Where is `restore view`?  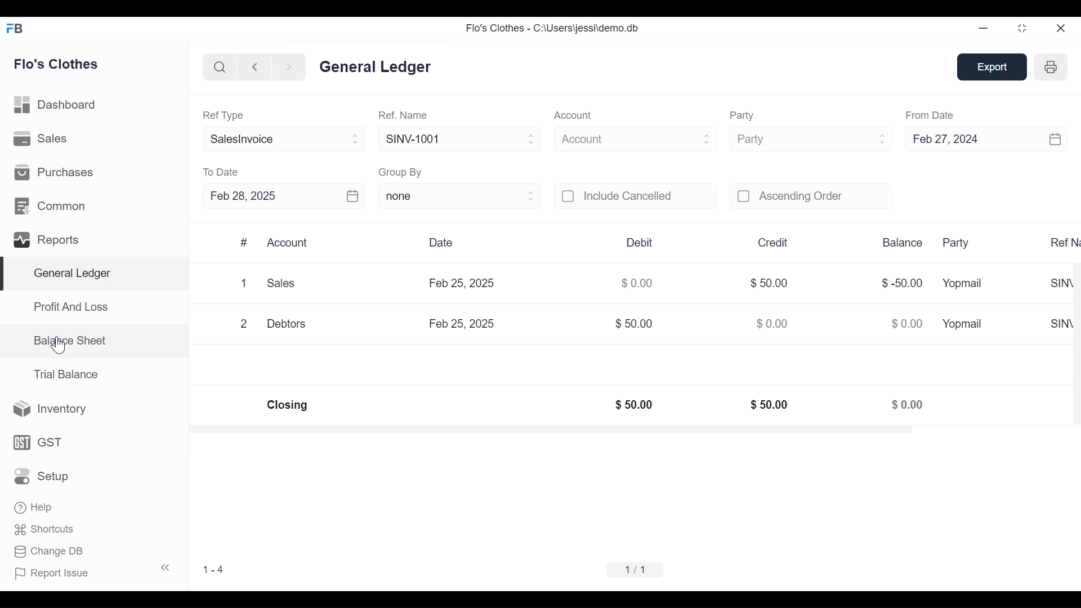 restore view is located at coordinates (1023, 29).